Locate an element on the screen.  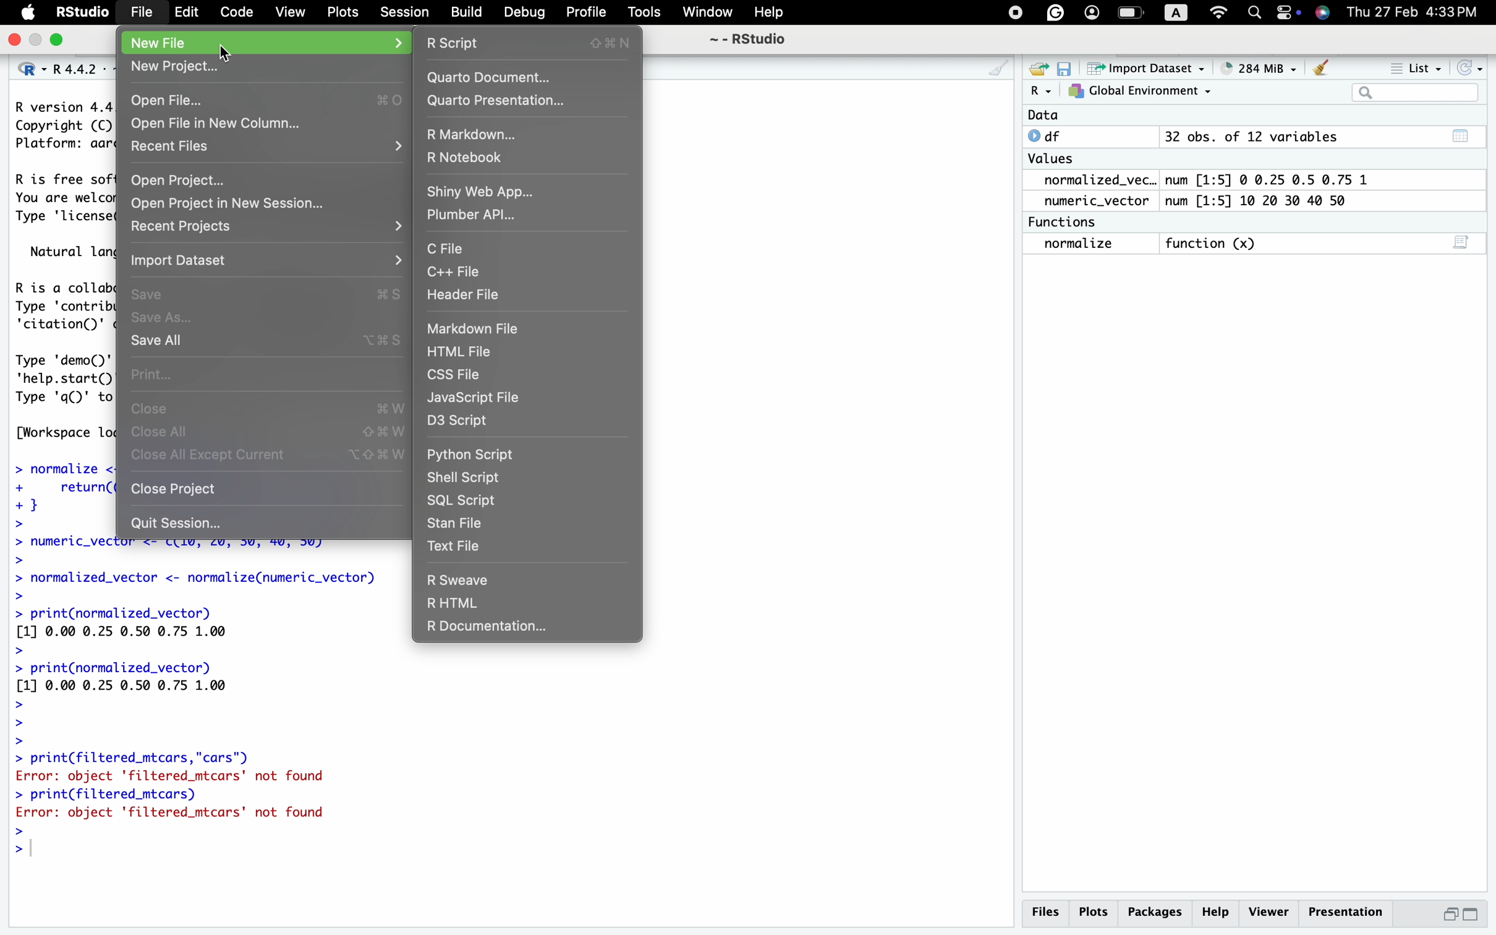
Open File in New Column... is located at coordinates (219, 122).